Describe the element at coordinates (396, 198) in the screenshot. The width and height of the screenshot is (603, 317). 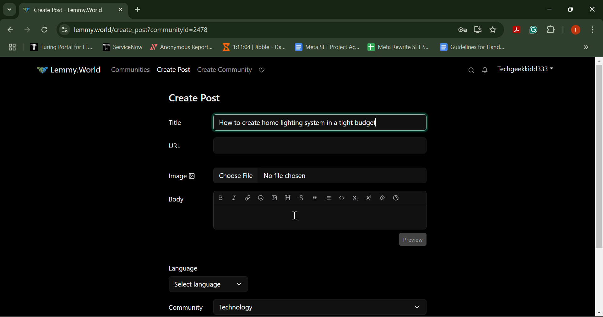
I see `formatting help` at that location.